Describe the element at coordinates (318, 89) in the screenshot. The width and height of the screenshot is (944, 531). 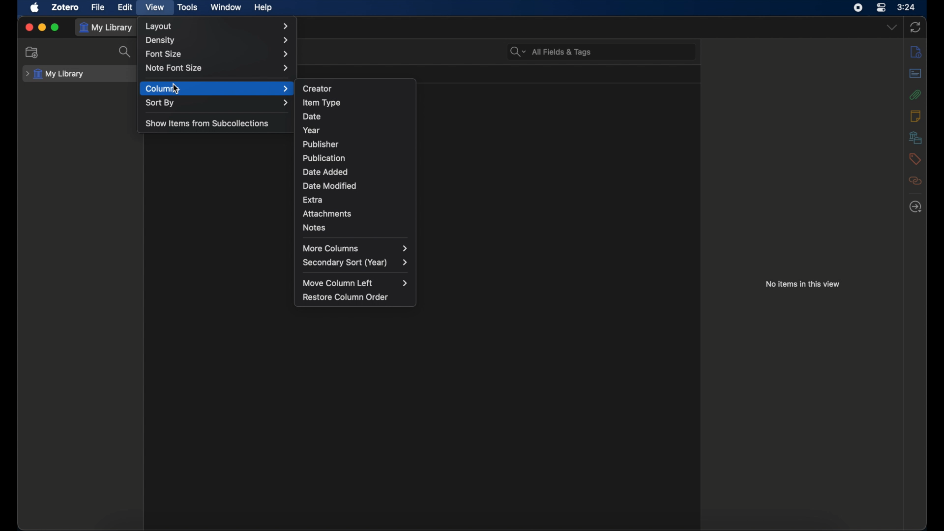
I see `creator` at that location.